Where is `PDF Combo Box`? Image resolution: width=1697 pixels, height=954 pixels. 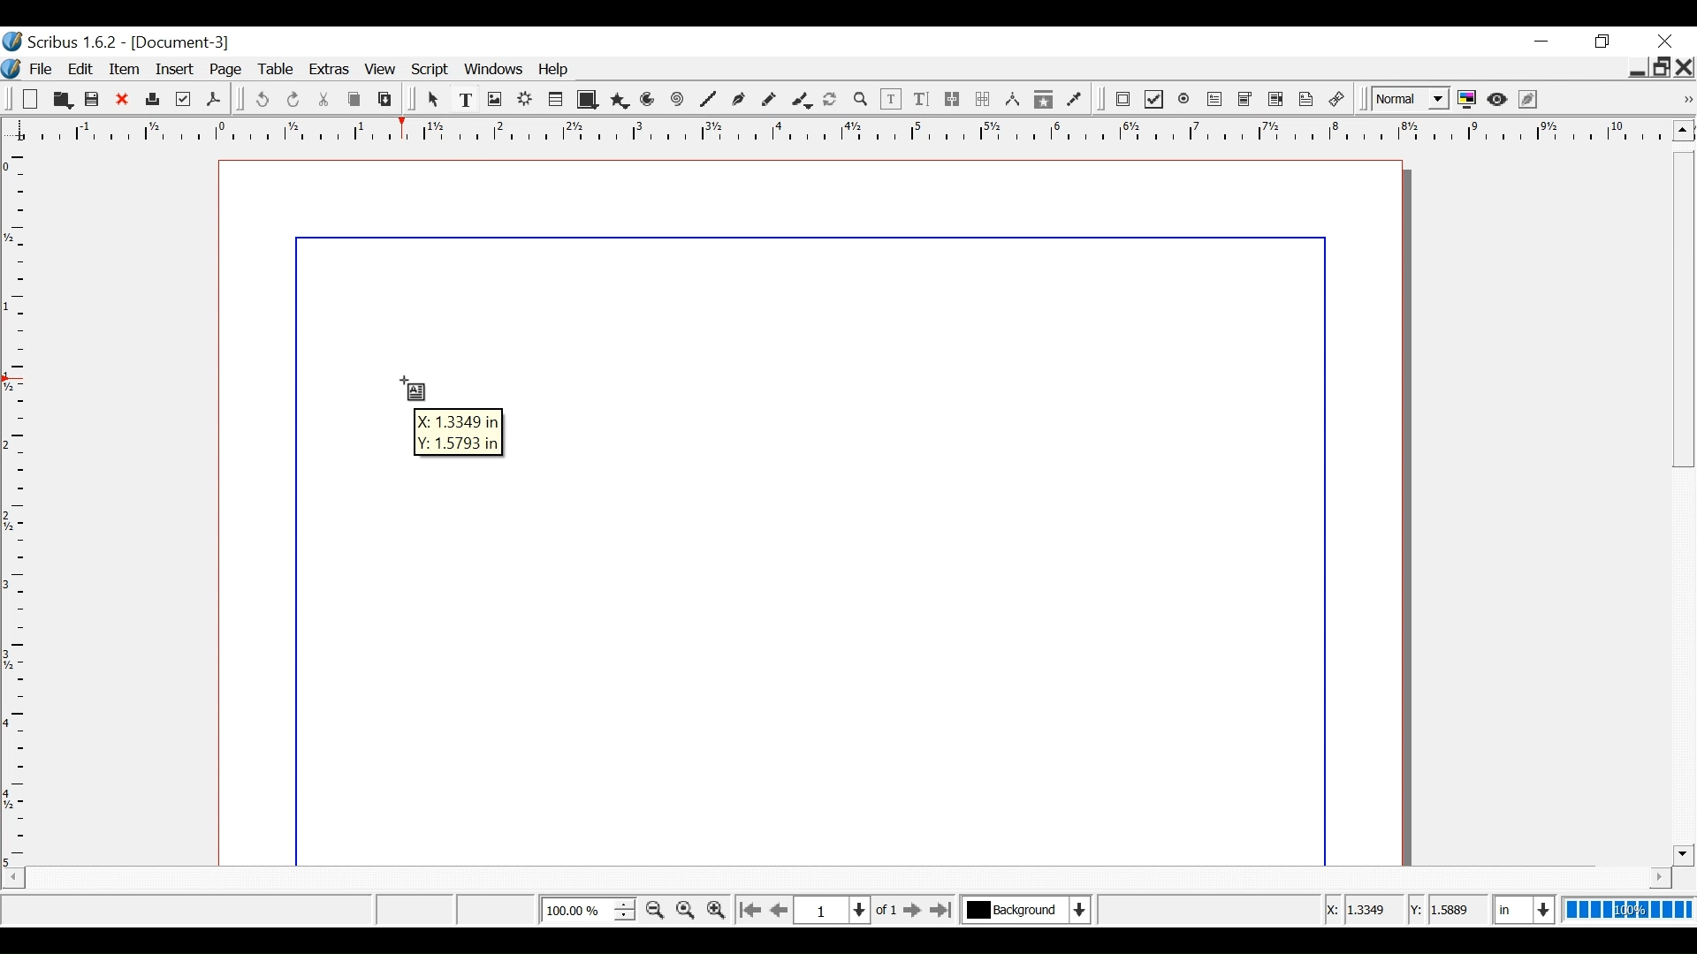 PDF Combo Box is located at coordinates (1247, 100).